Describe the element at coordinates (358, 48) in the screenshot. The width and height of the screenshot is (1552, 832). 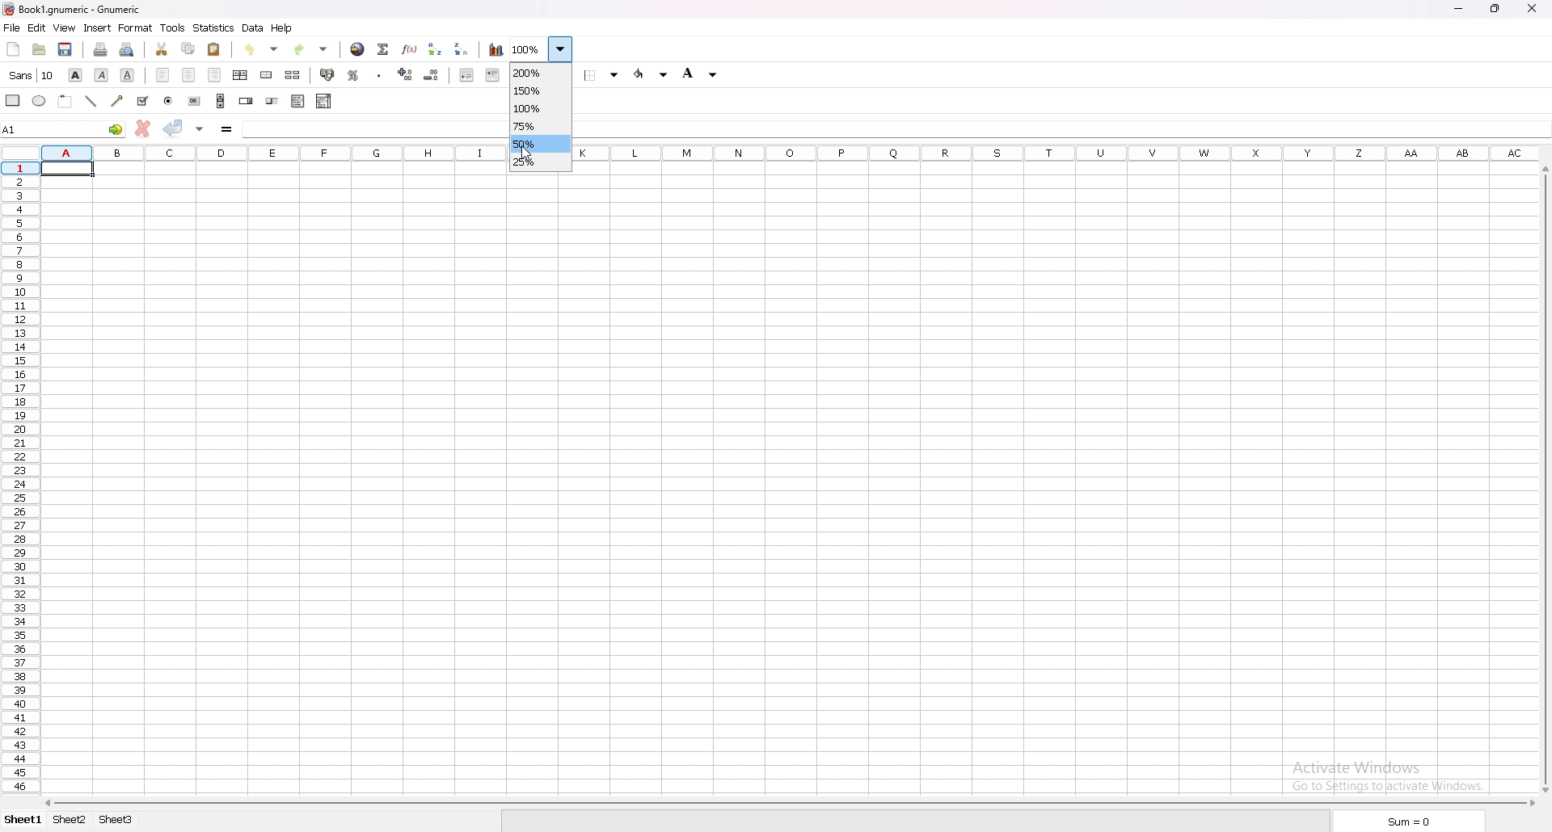
I see `hyperlink` at that location.